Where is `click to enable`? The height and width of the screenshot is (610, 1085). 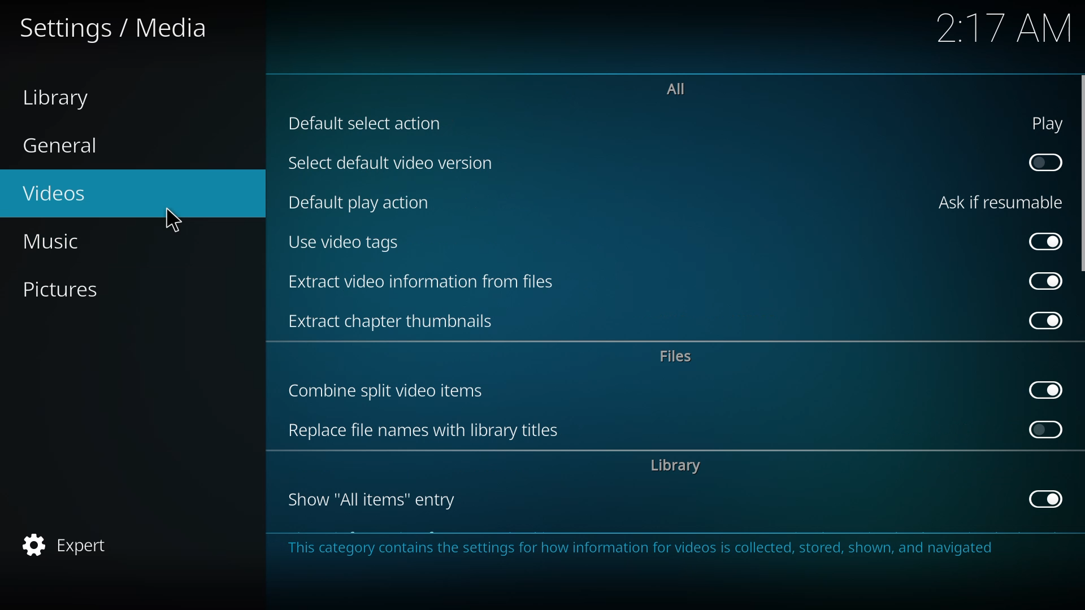
click to enable is located at coordinates (1043, 431).